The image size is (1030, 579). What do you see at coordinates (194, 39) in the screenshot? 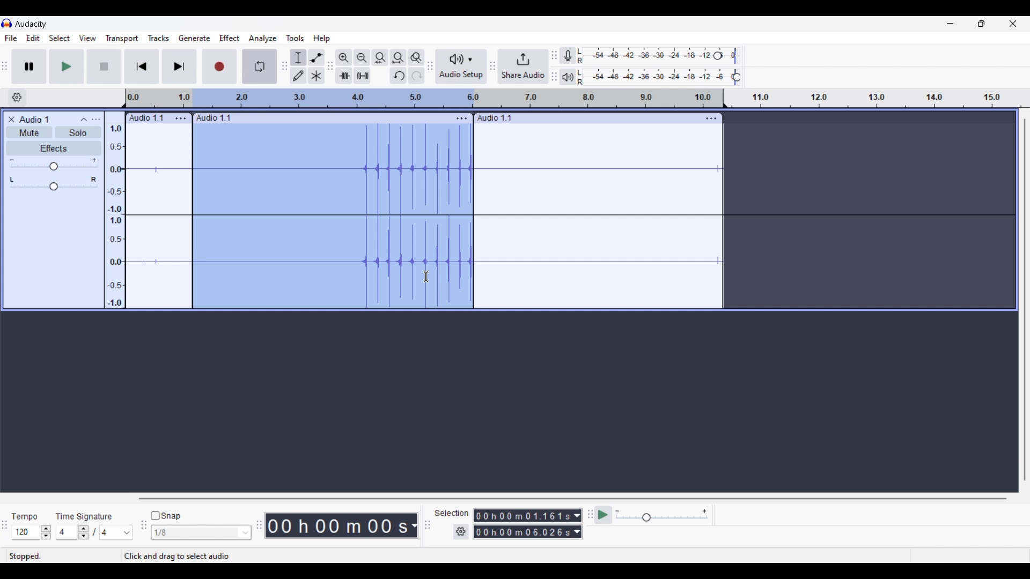
I see `Generate menu` at bounding box center [194, 39].